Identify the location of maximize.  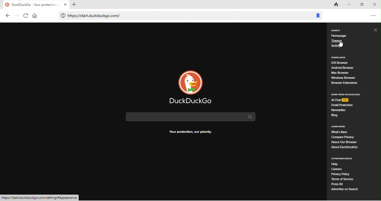
(363, 5).